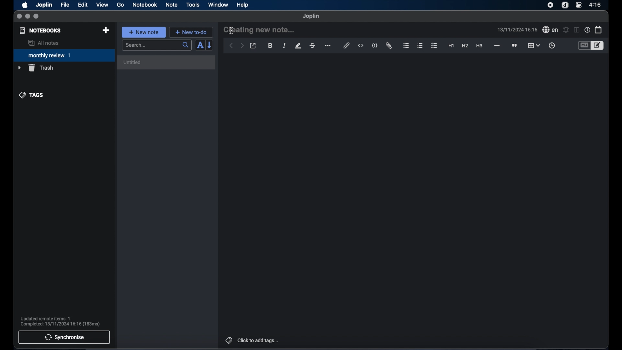 This screenshot has height=350, width=622. What do you see at coordinates (312, 46) in the screenshot?
I see `strikethrough` at bounding box center [312, 46].